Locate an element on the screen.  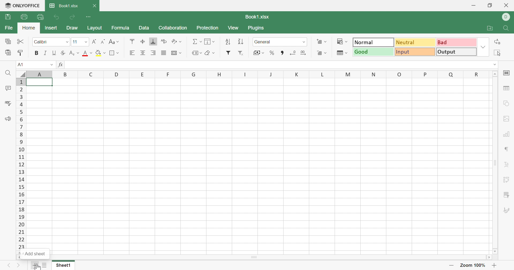
Select all is located at coordinates (496, 53).